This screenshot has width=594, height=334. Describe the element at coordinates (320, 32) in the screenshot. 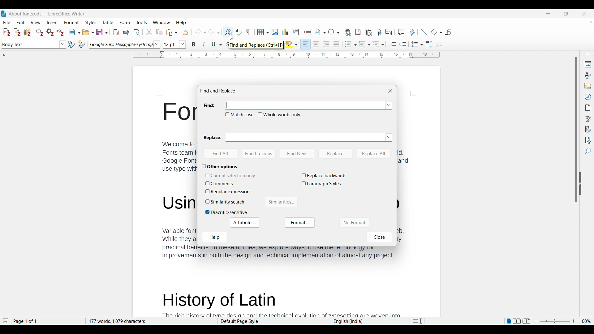

I see `Insert field options` at that location.